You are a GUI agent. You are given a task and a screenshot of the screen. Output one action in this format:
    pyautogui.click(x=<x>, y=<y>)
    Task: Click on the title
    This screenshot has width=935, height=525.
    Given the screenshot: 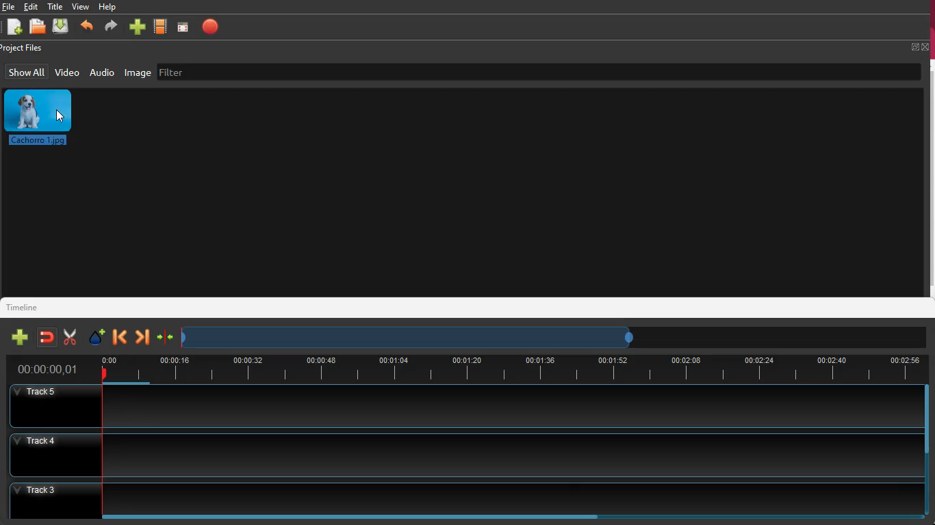 What is the action you would take?
    pyautogui.click(x=55, y=6)
    